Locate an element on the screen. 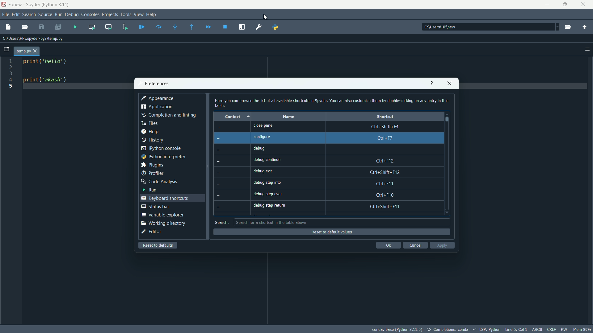  directory is located at coordinates (33, 39).